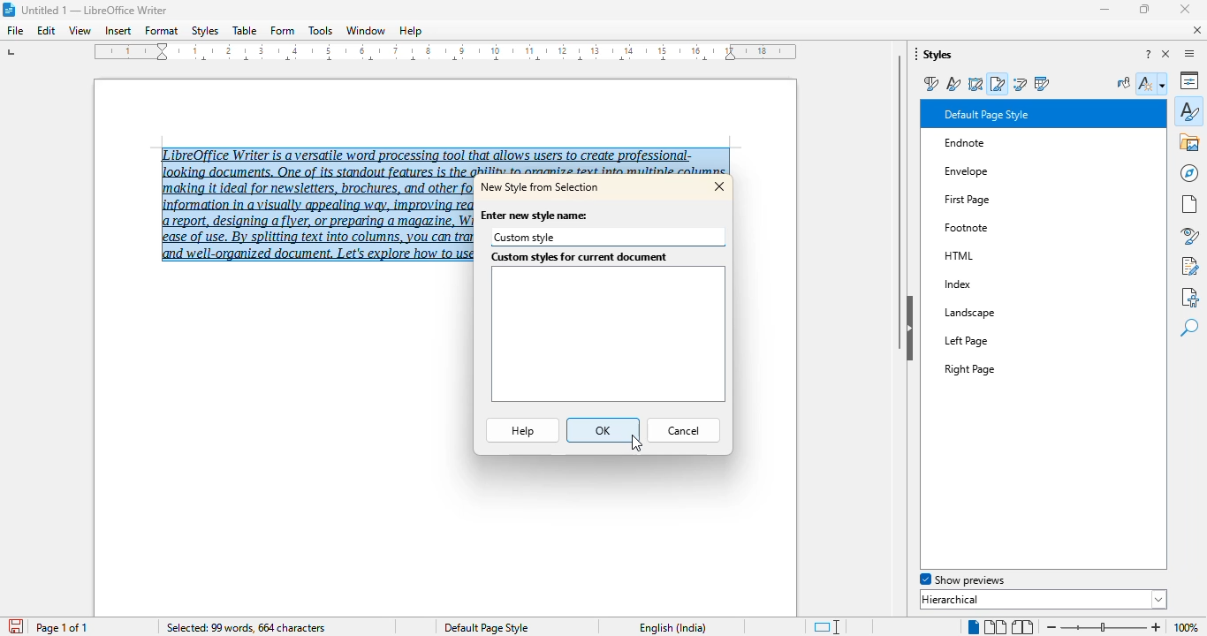  What do you see at coordinates (1188, 174) in the screenshot?
I see `navigator` at bounding box center [1188, 174].